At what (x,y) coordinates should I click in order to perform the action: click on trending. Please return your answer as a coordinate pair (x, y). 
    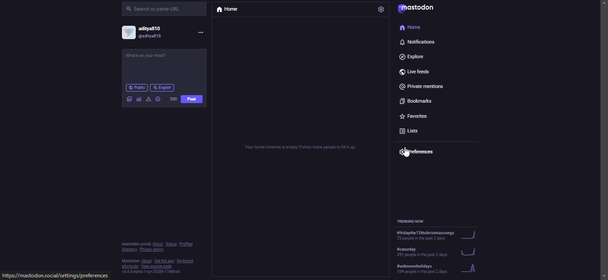
    Looking at the image, I should click on (441, 251).